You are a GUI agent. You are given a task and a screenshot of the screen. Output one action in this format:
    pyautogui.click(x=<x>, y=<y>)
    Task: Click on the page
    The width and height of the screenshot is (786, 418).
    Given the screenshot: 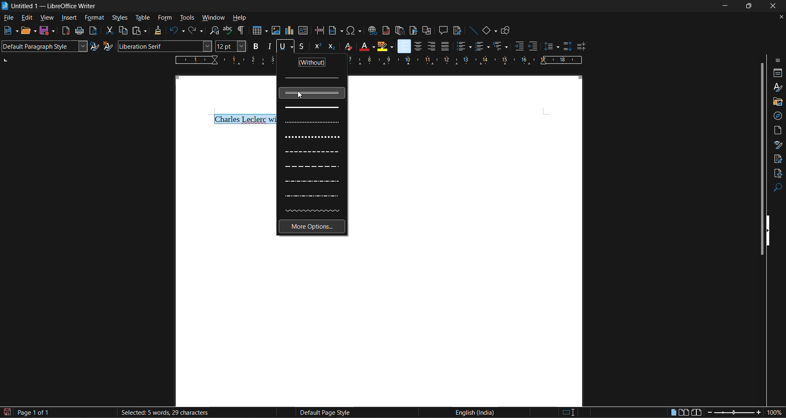 What is the action you would take?
    pyautogui.click(x=778, y=129)
    